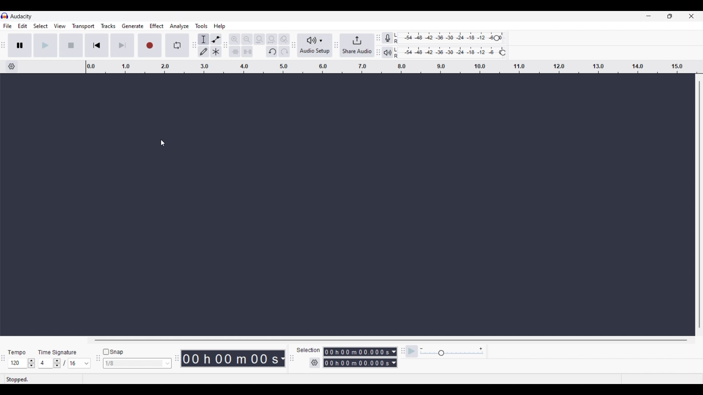  What do you see at coordinates (204, 39) in the screenshot?
I see `Selection tool` at bounding box center [204, 39].